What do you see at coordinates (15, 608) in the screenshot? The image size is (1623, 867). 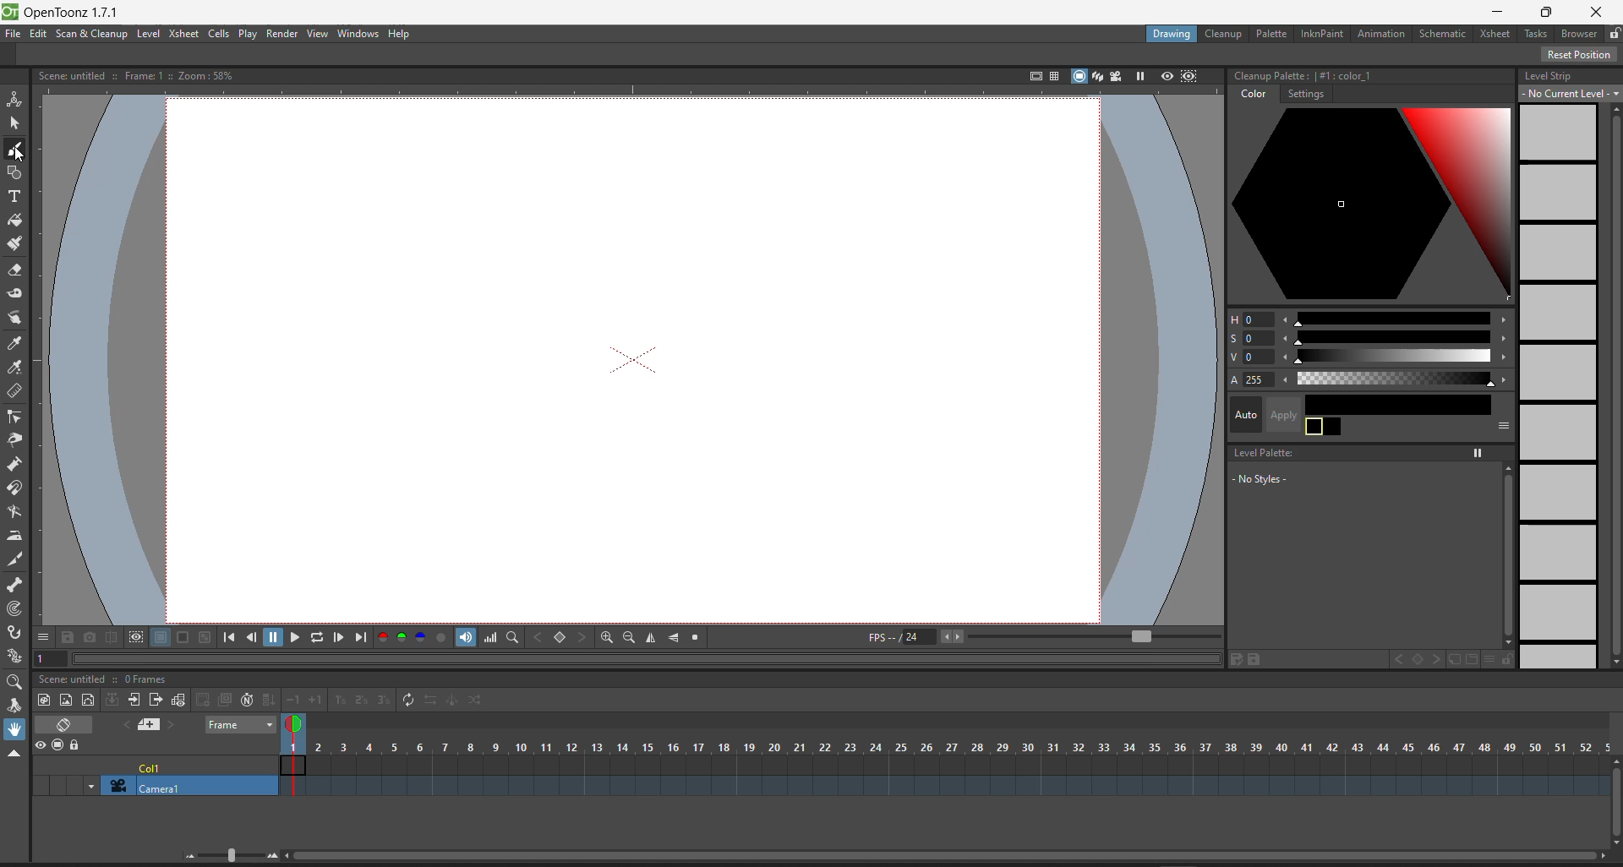 I see `tracker tool` at bounding box center [15, 608].